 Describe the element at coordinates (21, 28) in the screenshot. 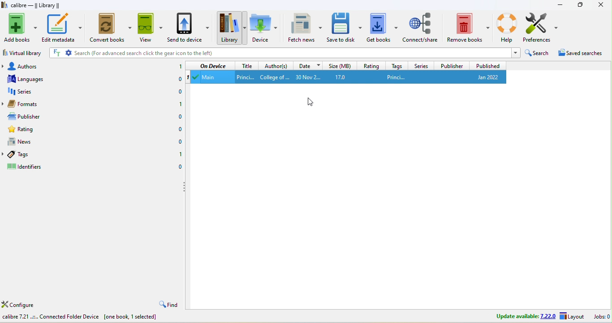

I see `add books` at that location.